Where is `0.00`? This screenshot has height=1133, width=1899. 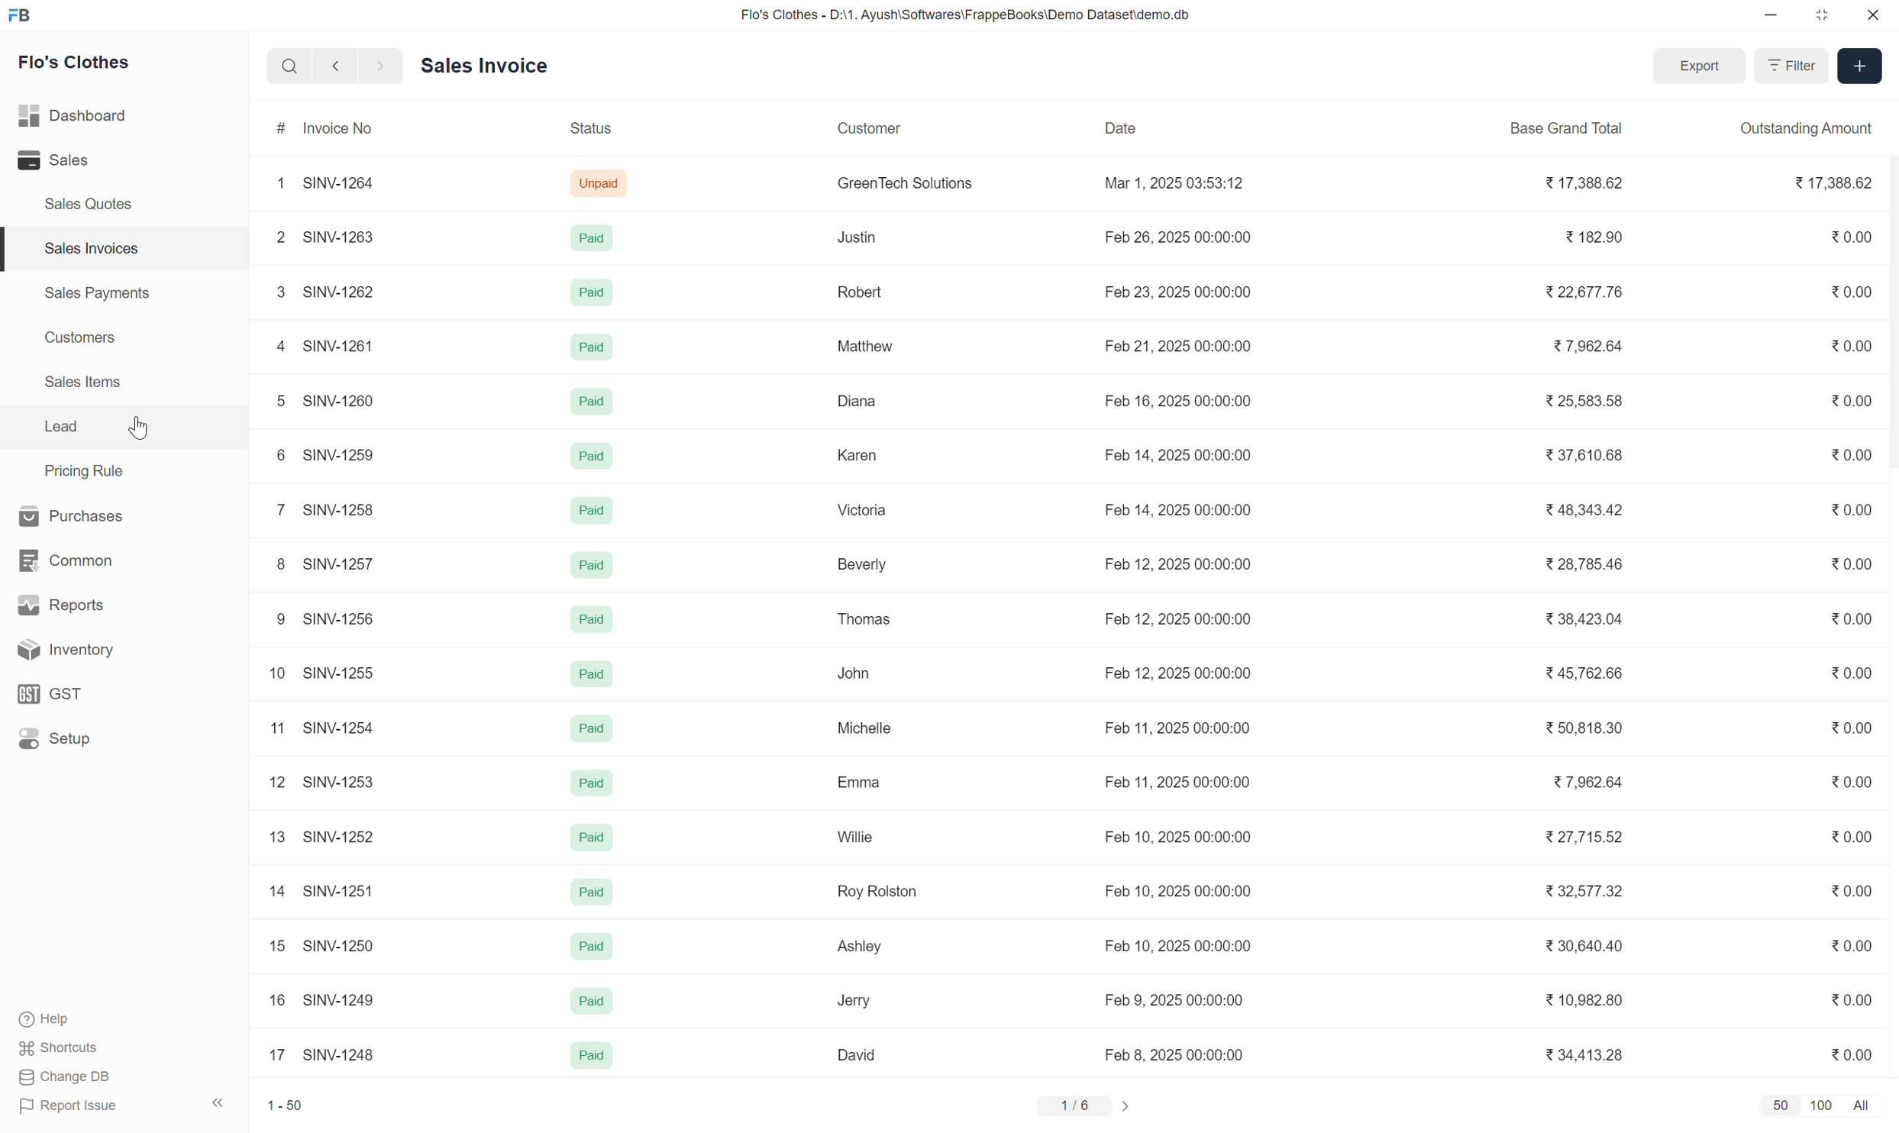 0.00 is located at coordinates (1843, 780).